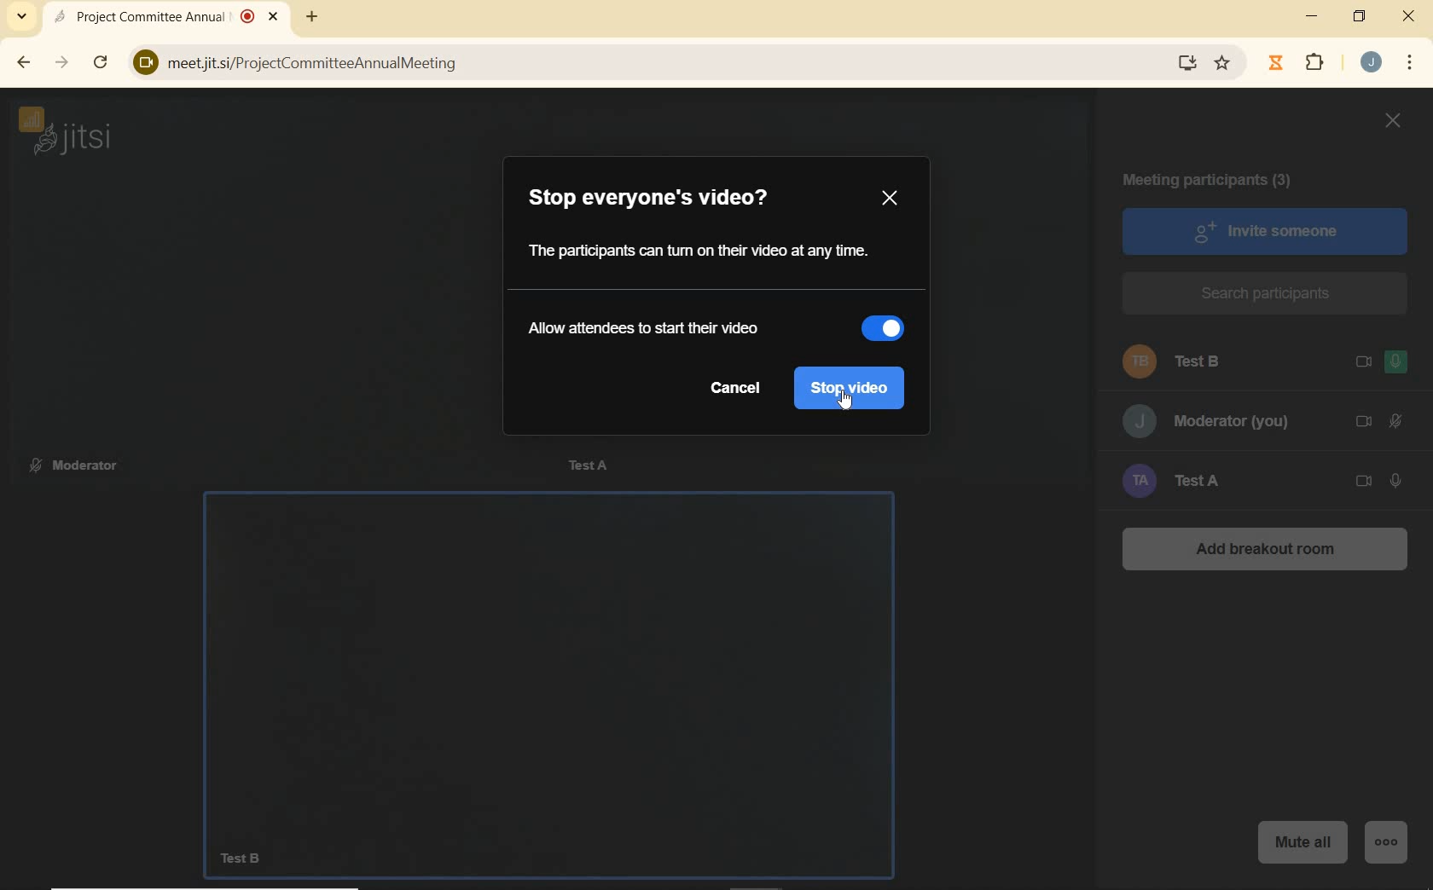 The height and width of the screenshot is (890, 1433). Describe the element at coordinates (140, 61) in the screenshot. I see `View site information` at that location.